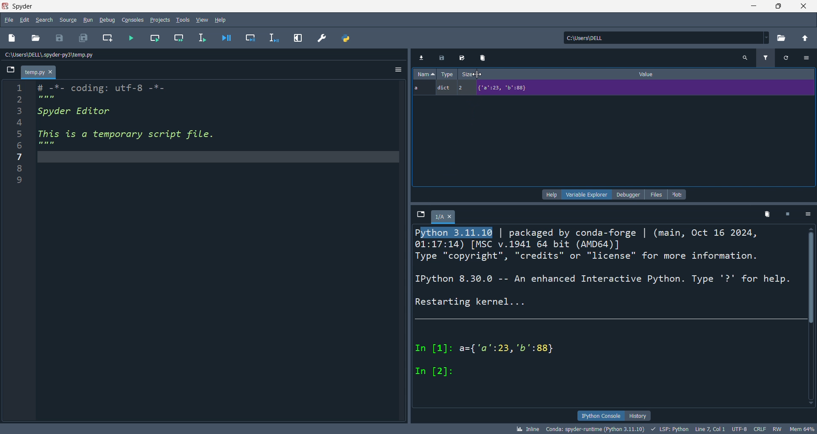 The height and width of the screenshot is (434, 817). What do you see at coordinates (223, 19) in the screenshot?
I see `help` at bounding box center [223, 19].